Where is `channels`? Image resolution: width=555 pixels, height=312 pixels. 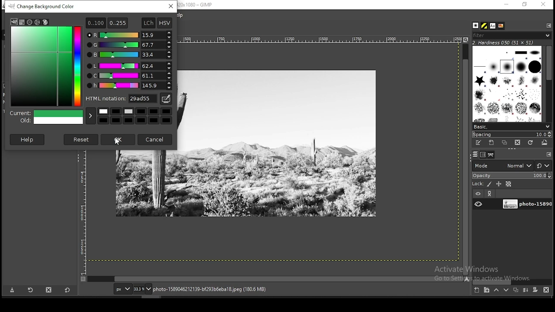 channels is located at coordinates (484, 155).